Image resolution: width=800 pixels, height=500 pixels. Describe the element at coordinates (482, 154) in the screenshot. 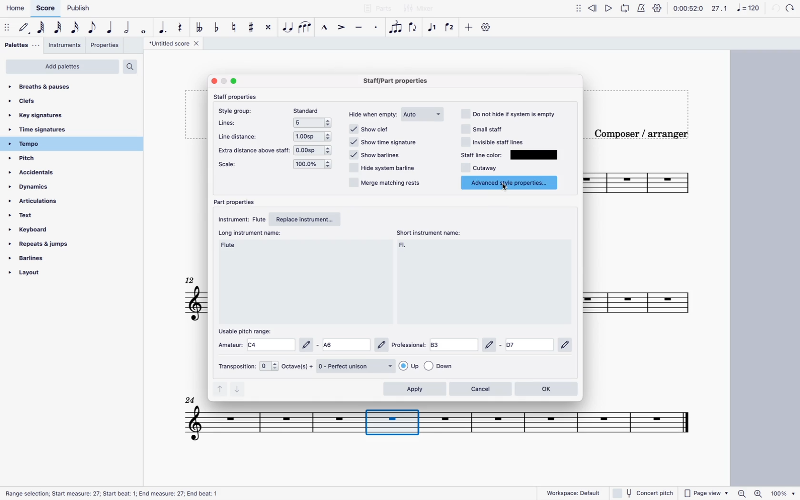

I see `staff line color` at that location.